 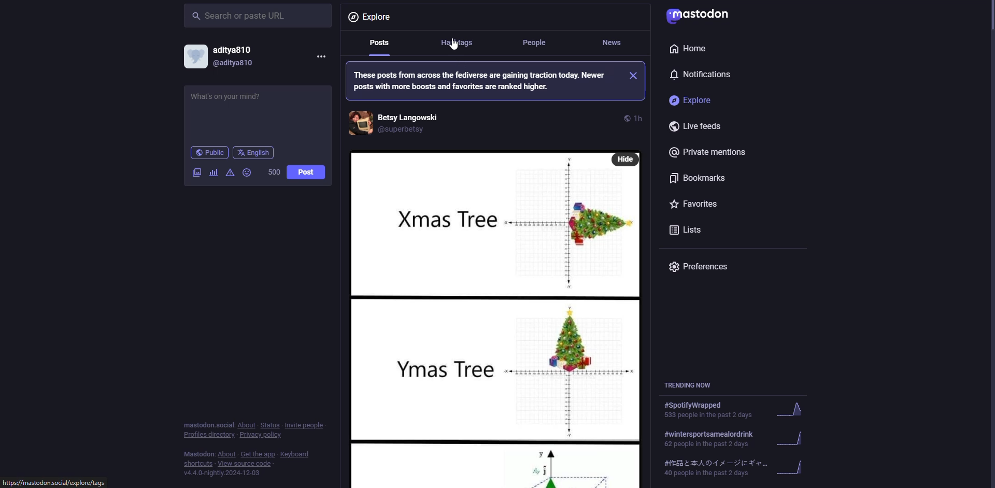 I want to click on info, so click(x=252, y=448).